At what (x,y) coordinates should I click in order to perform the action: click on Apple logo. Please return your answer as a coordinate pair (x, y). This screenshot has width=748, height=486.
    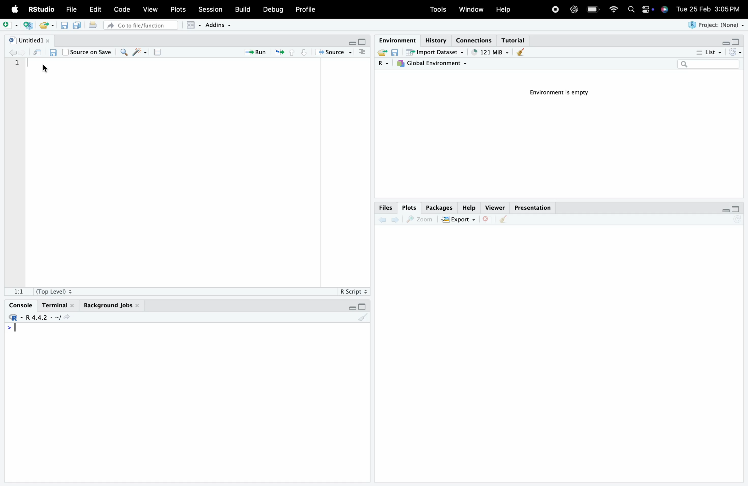
    Looking at the image, I should click on (14, 9).